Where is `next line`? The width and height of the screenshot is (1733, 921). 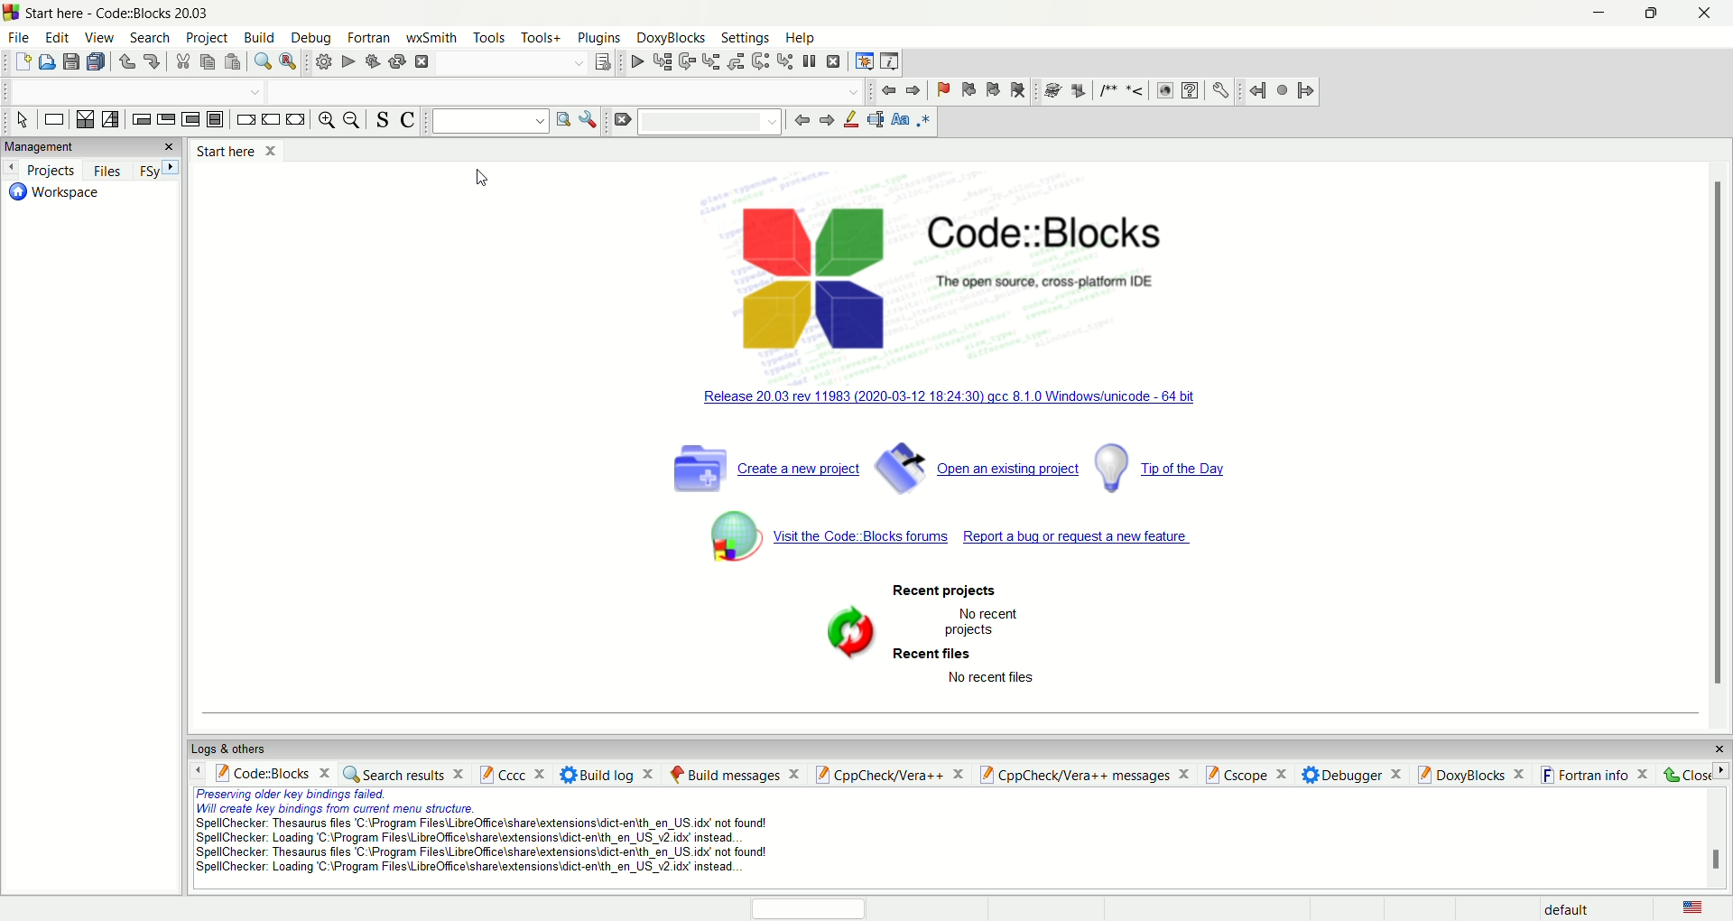
next line is located at coordinates (686, 62).